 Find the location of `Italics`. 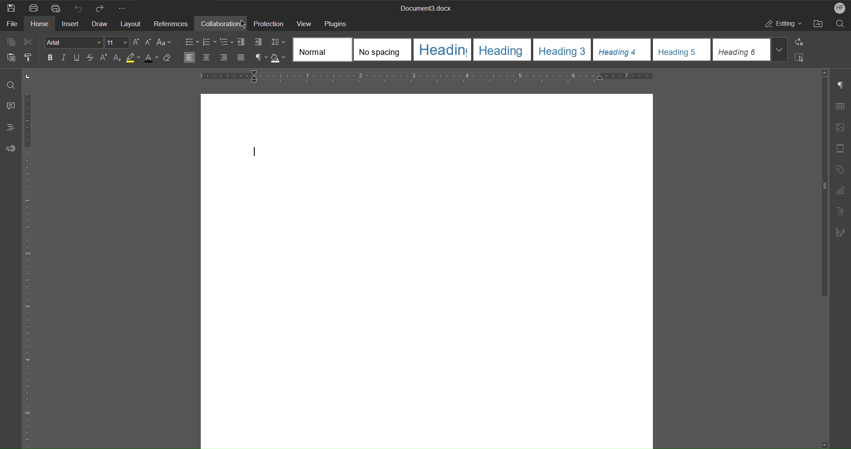

Italics is located at coordinates (64, 57).